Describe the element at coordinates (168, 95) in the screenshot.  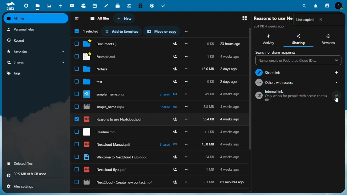
I see `shared` at that location.